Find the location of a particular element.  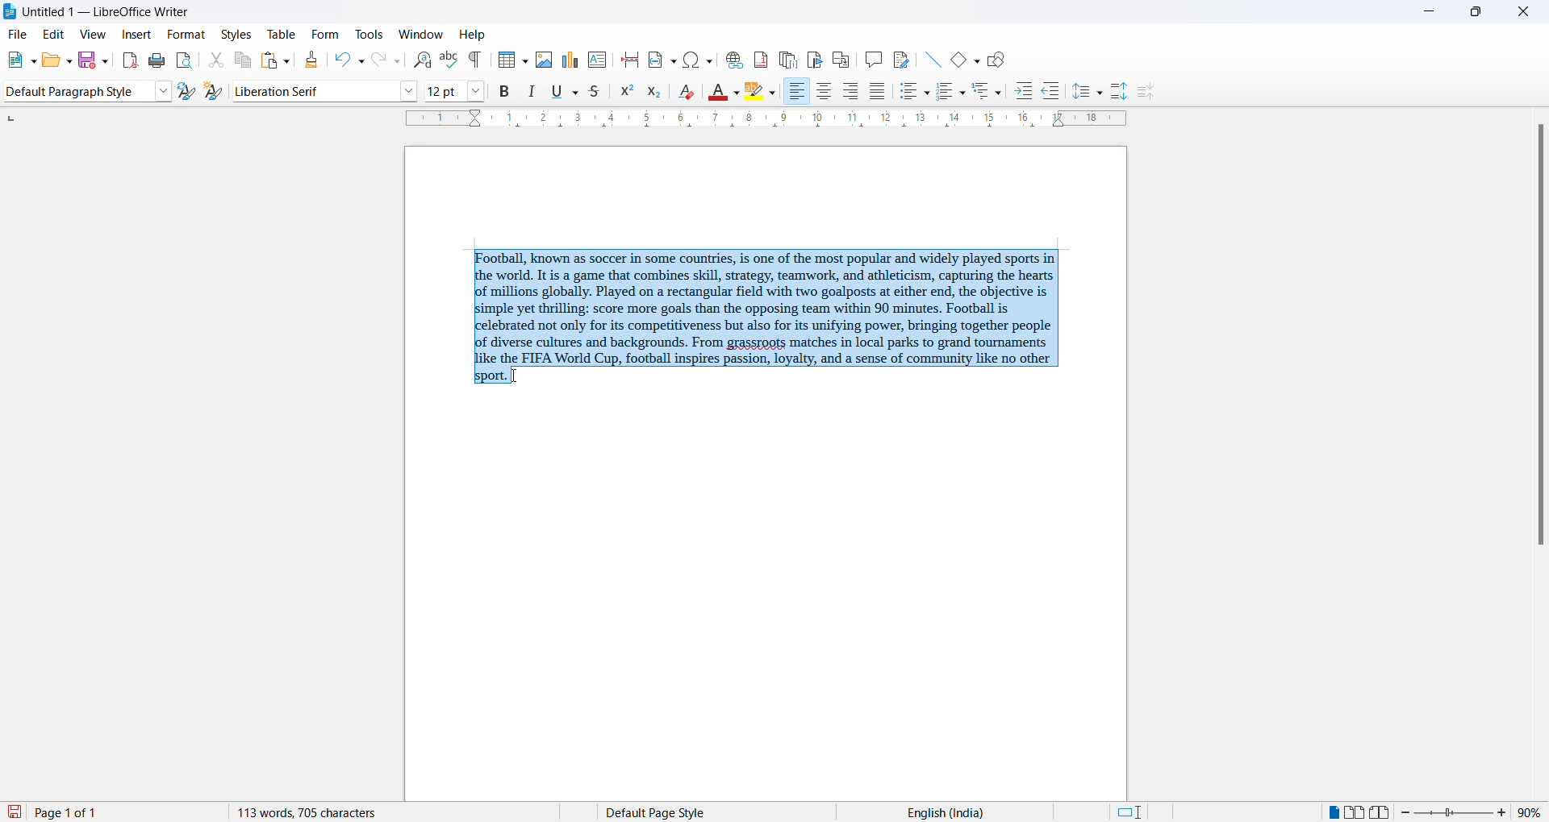

paste is located at coordinates (268, 60).